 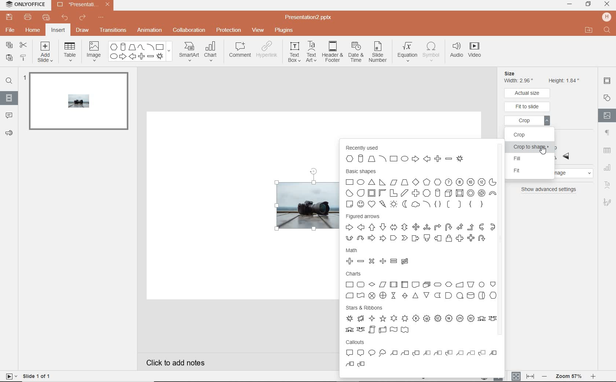 What do you see at coordinates (421, 286) in the screenshot?
I see `charts` at bounding box center [421, 286].